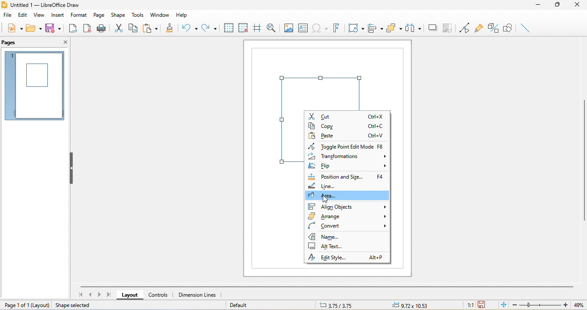  What do you see at coordinates (348, 135) in the screenshot?
I see `paste` at bounding box center [348, 135].